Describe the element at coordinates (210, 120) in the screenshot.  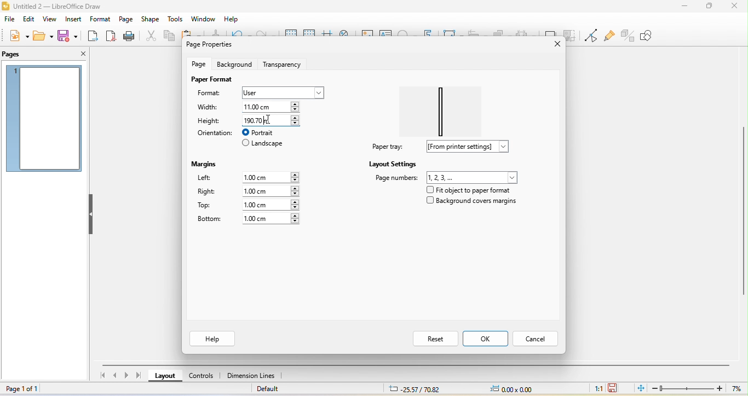
I see `height` at that location.